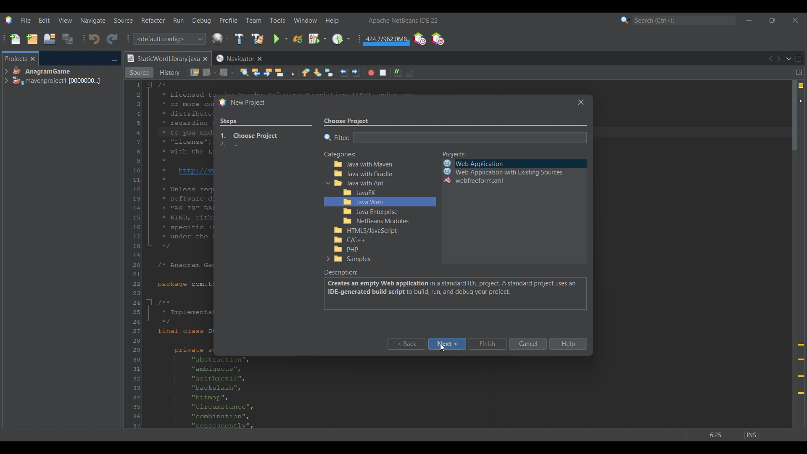 The image size is (807, 454). Describe the element at coordinates (229, 20) in the screenshot. I see `Profile menu` at that location.